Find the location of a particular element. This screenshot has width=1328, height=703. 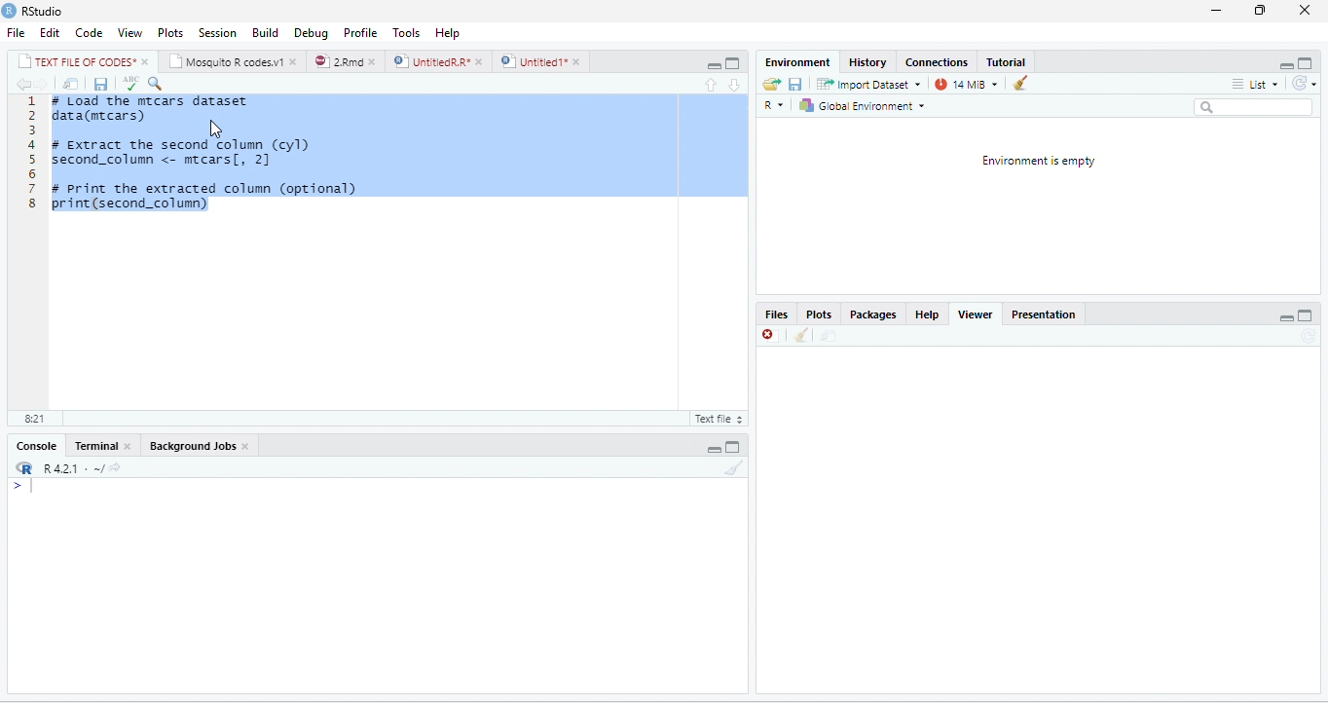

search is located at coordinates (1254, 106).